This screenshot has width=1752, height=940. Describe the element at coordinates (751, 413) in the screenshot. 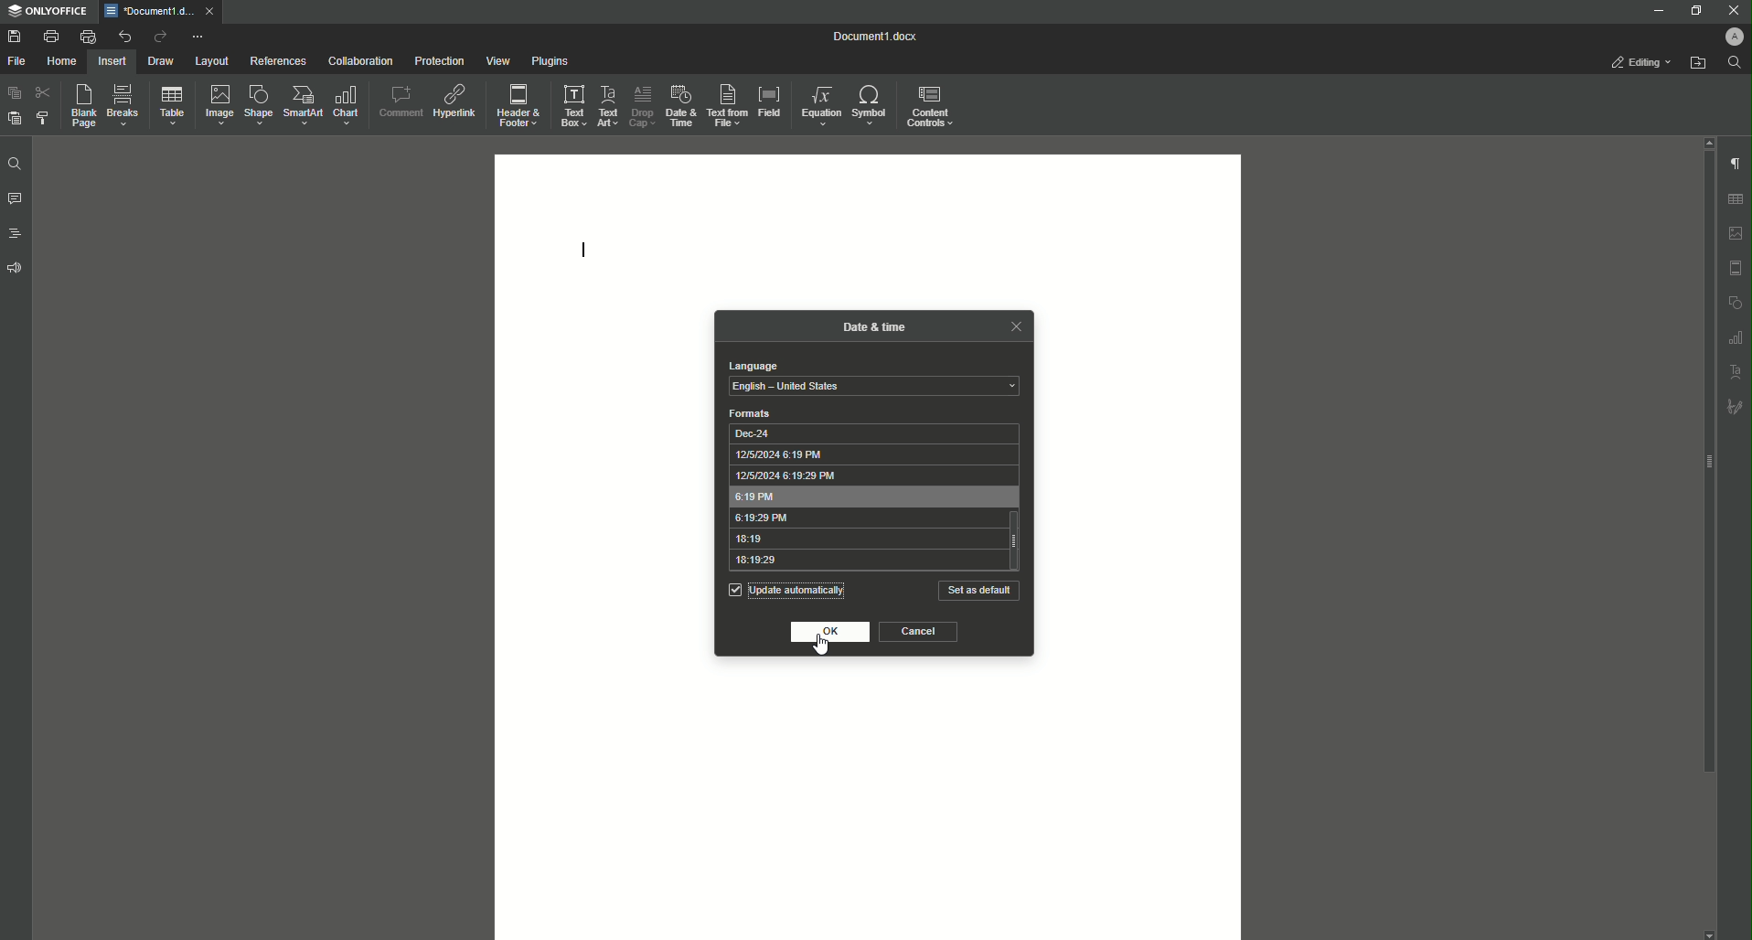

I see `formats` at that location.